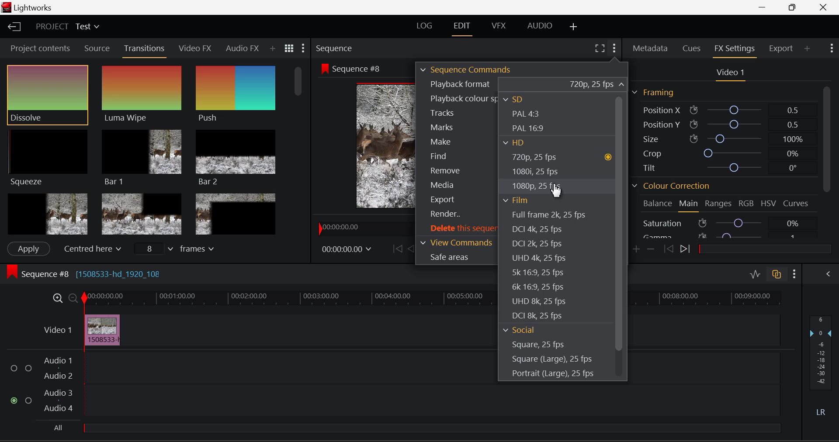 This screenshot has height=442, width=839. What do you see at coordinates (141, 94) in the screenshot?
I see `Luma Wipe` at bounding box center [141, 94].